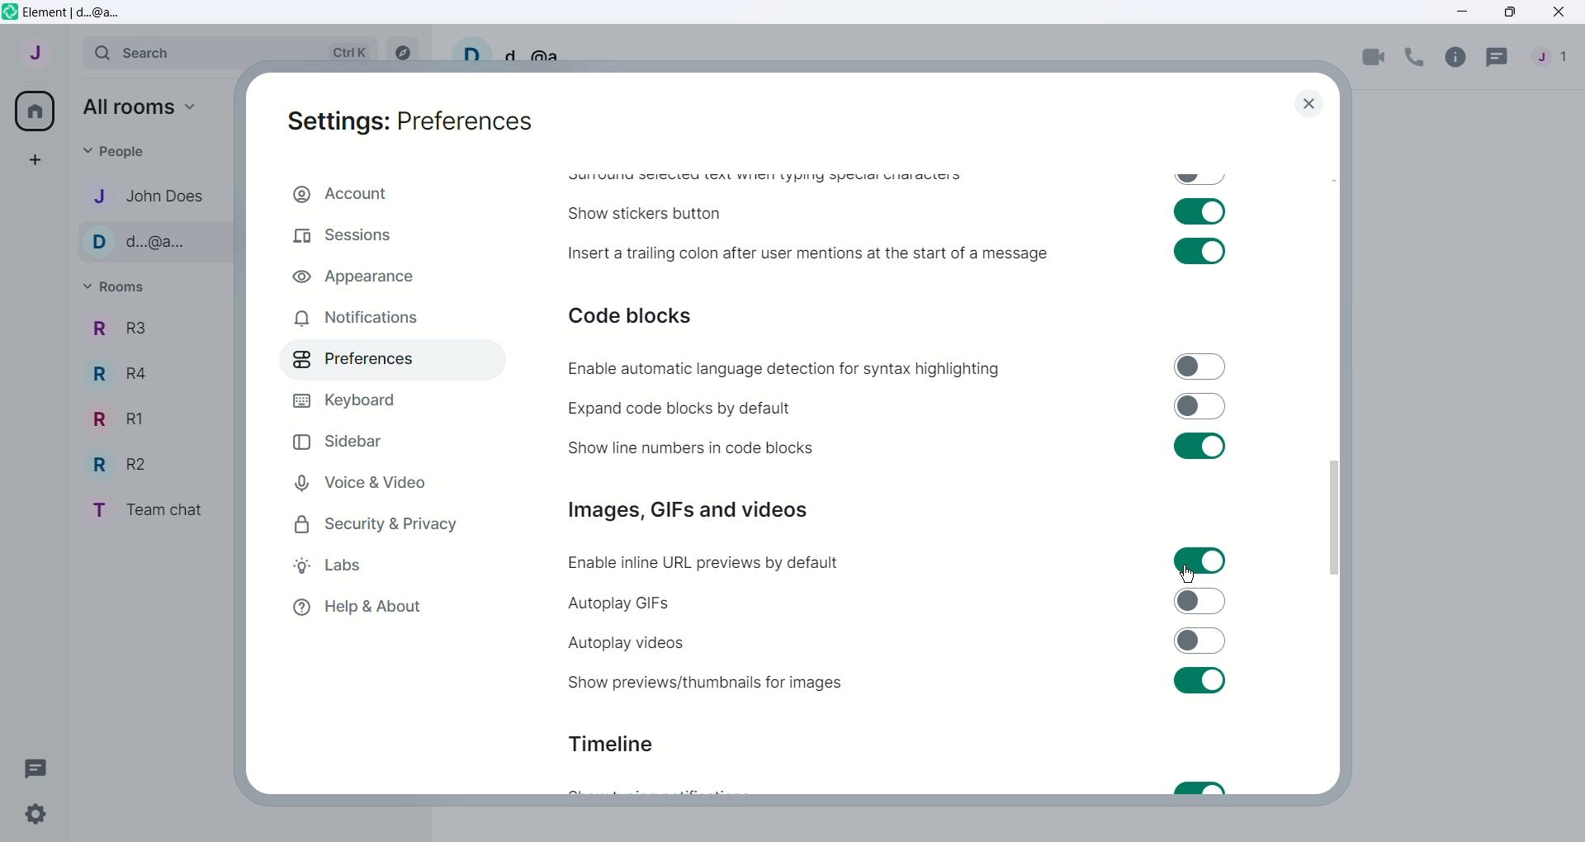 This screenshot has height=842, width=1585. What do you see at coordinates (410, 122) in the screenshot?
I see `Settings: Preferences` at bounding box center [410, 122].